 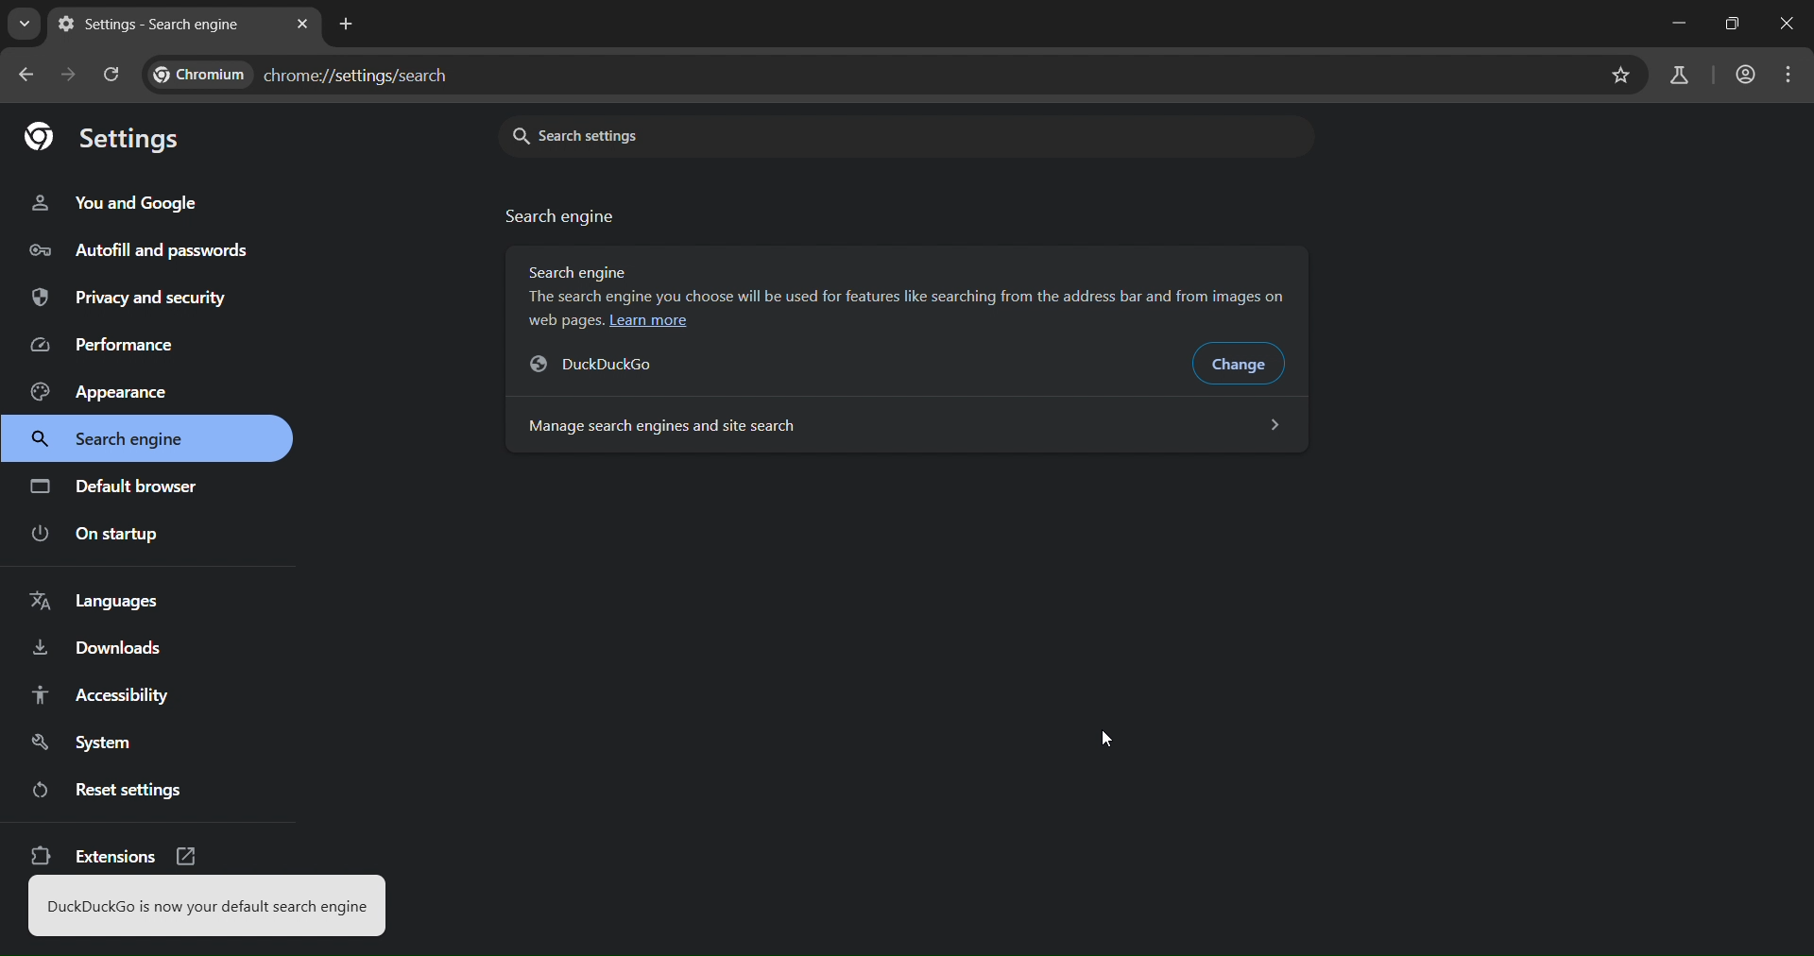 What do you see at coordinates (98, 652) in the screenshot?
I see `downloads` at bounding box center [98, 652].